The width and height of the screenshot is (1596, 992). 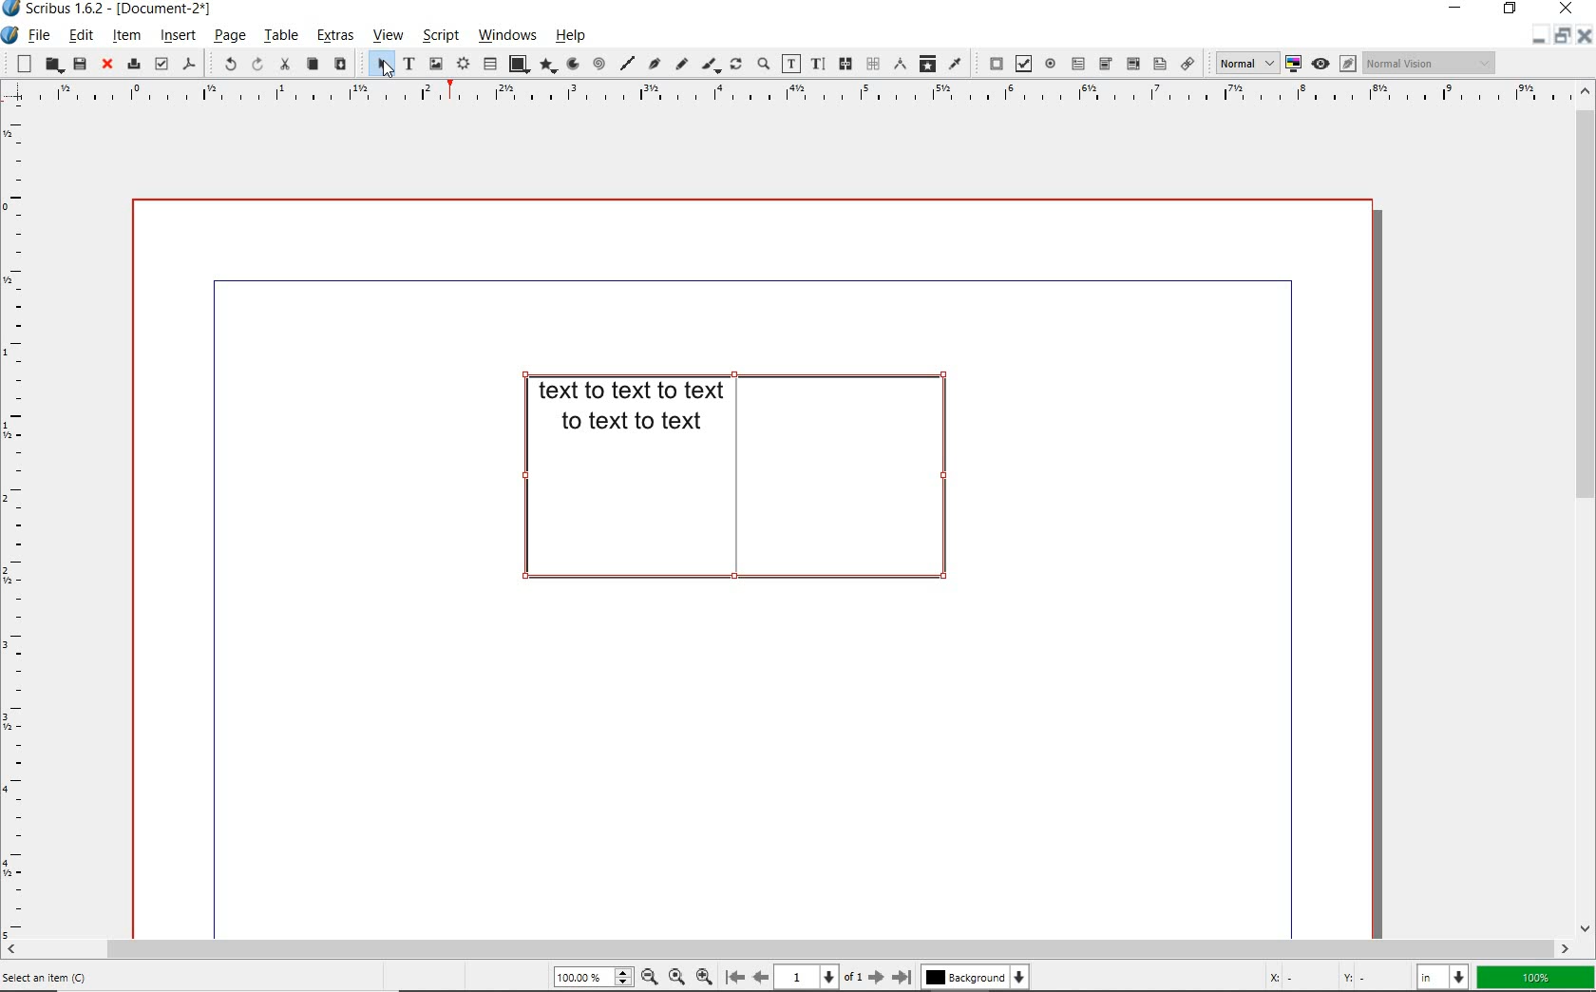 I want to click on shape, so click(x=515, y=65).